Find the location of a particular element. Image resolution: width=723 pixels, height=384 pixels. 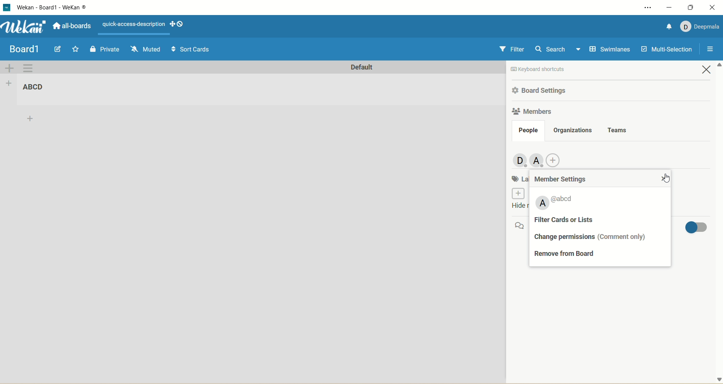

text is located at coordinates (132, 23).